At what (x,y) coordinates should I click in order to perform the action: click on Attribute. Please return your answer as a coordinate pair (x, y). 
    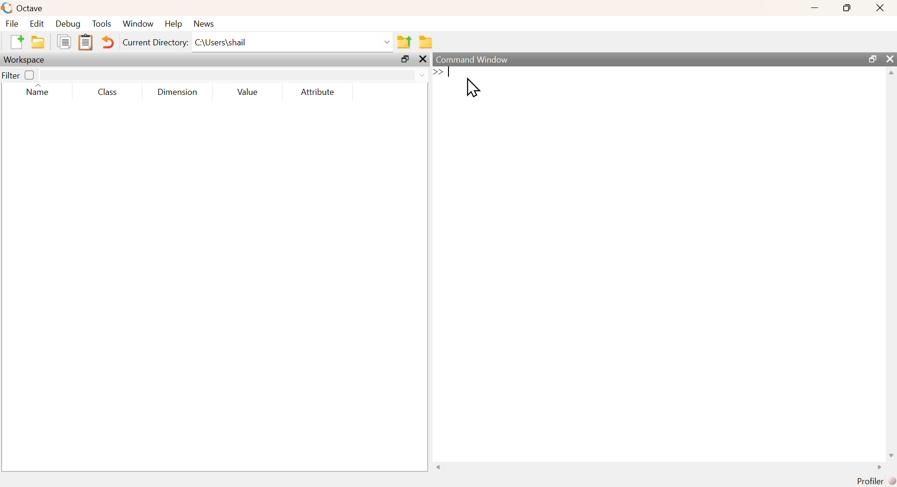
    Looking at the image, I should click on (318, 92).